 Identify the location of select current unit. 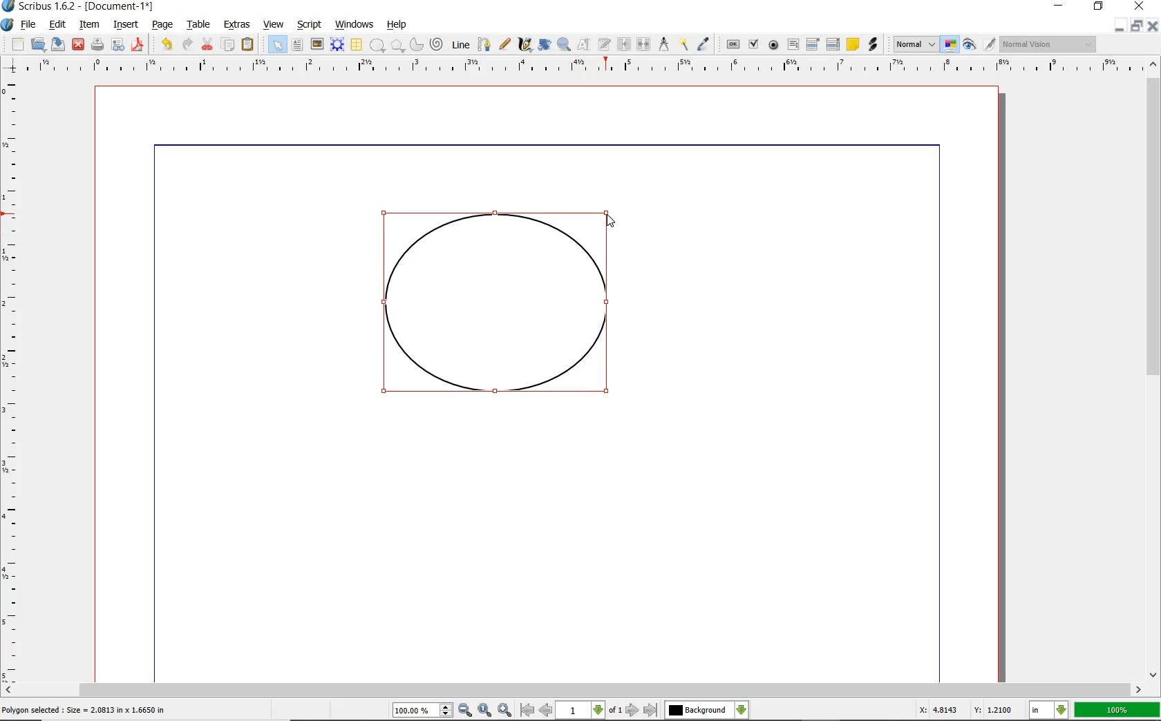
(1048, 709).